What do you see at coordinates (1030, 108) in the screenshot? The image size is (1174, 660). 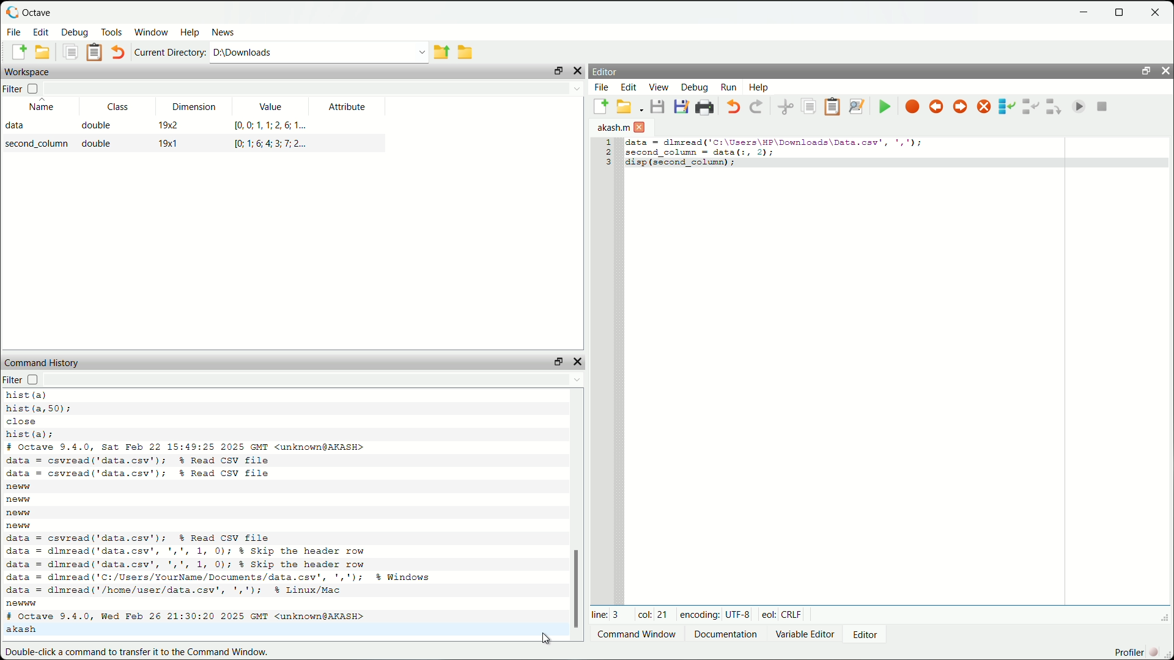 I see `step in` at bounding box center [1030, 108].